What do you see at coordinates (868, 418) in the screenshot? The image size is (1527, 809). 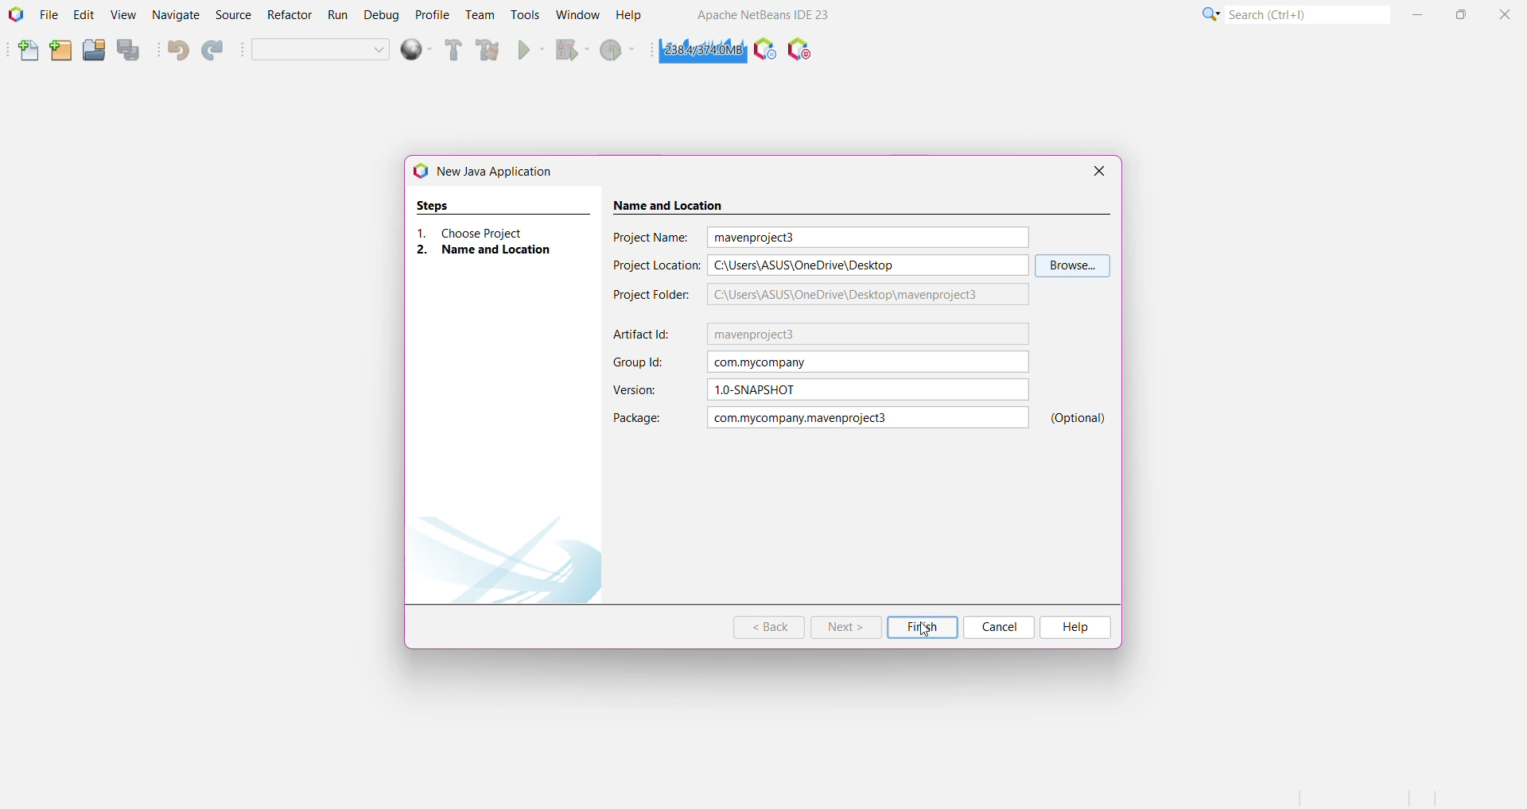 I see `Project Name` at bounding box center [868, 418].